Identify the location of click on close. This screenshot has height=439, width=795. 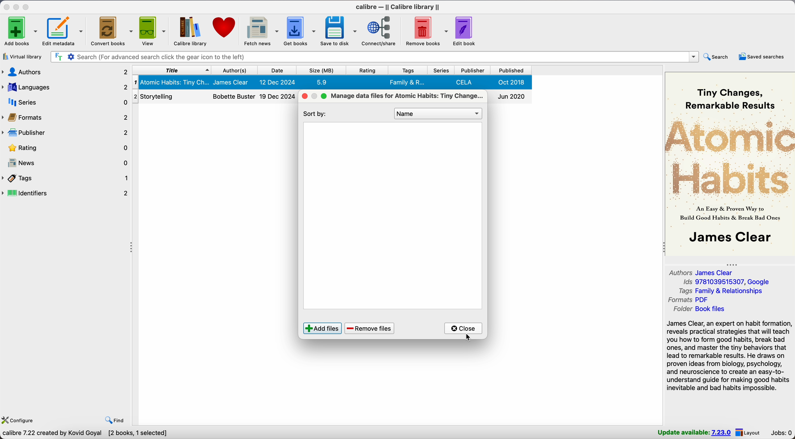
(463, 328).